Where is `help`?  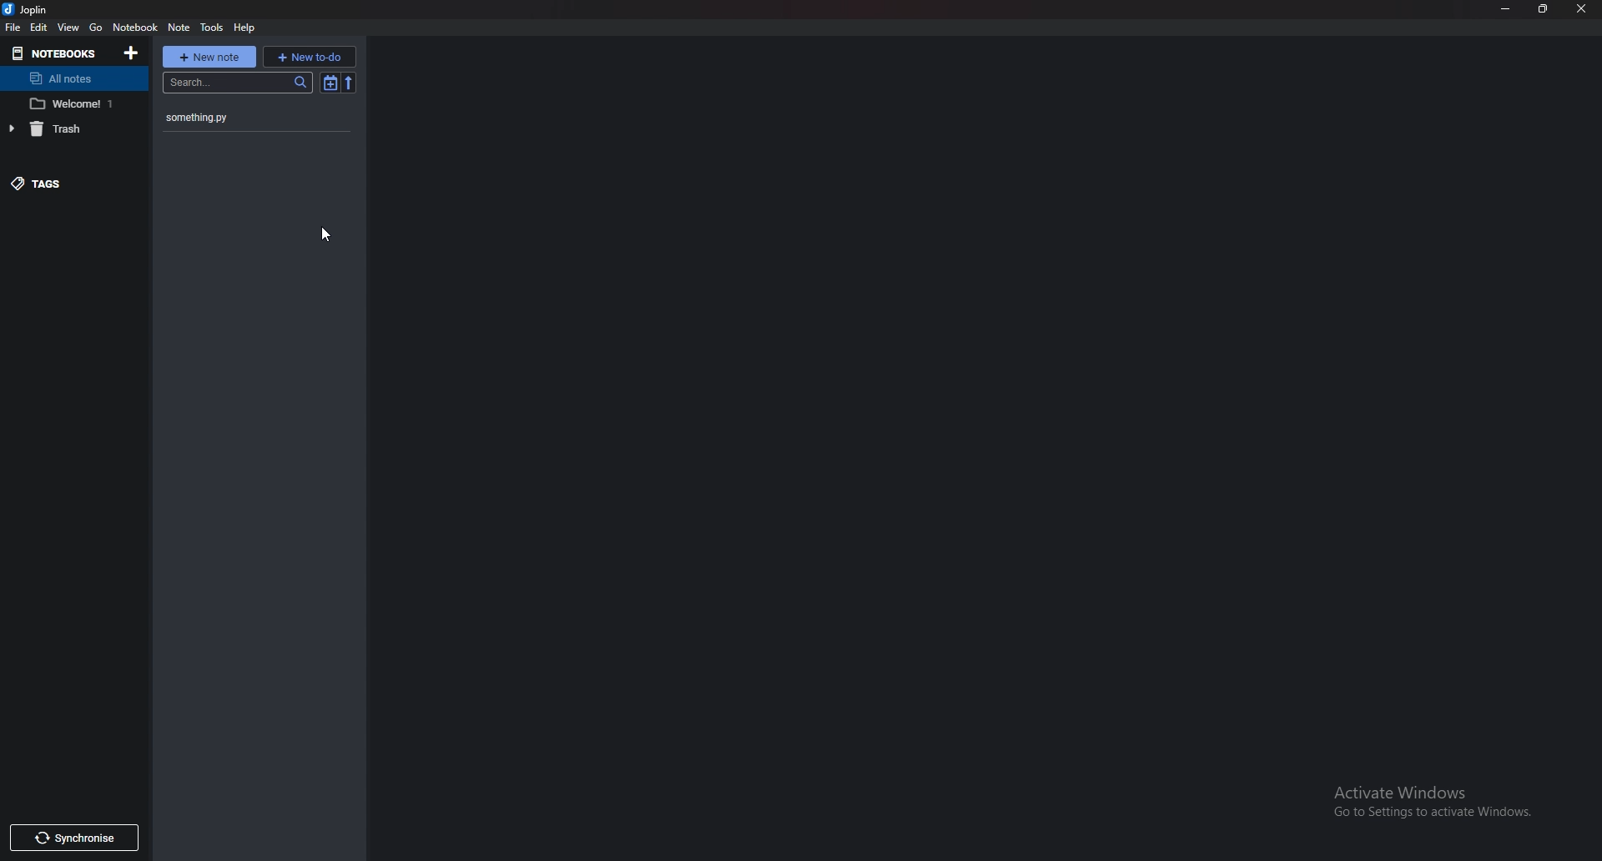 help is located at coordinates (249, 27).